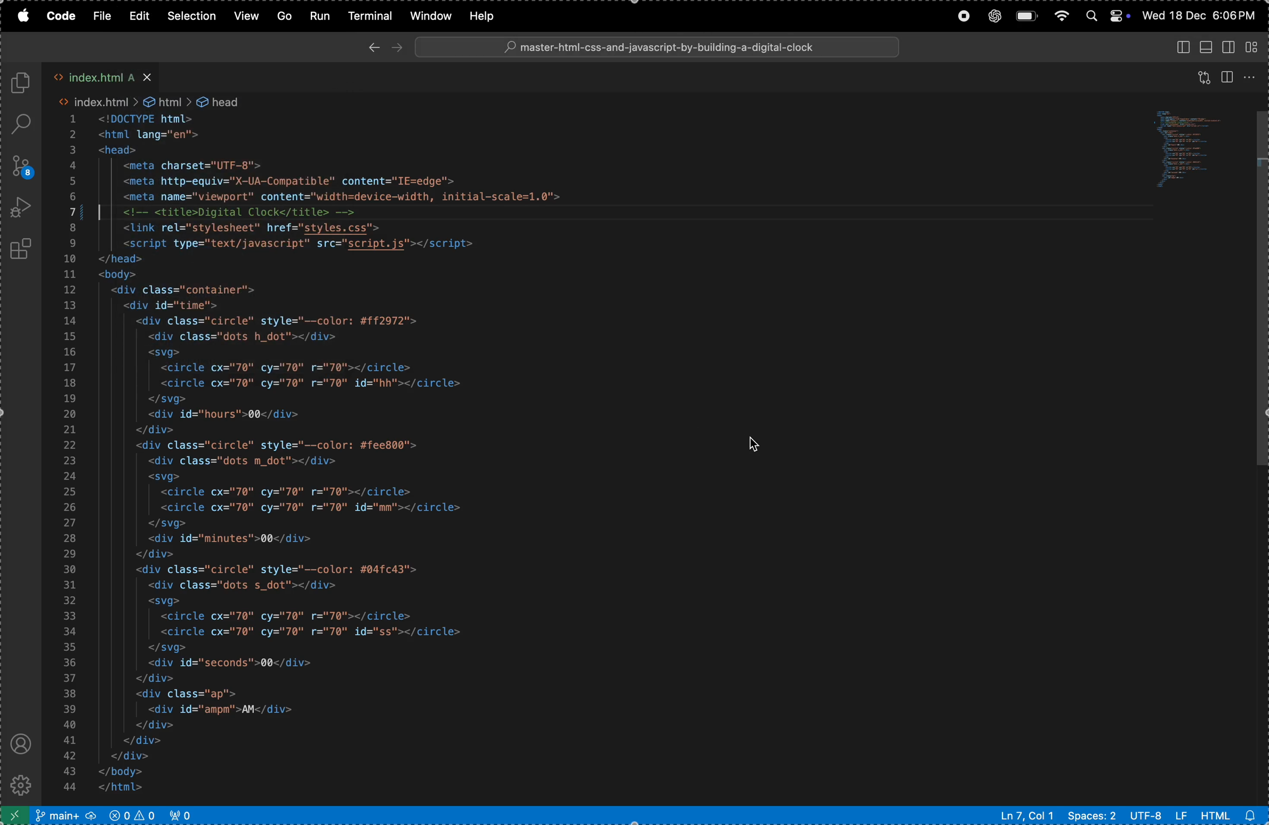  Describe the element at coordinates (132, 814) in the screenshot. I see `no problem` at that location.